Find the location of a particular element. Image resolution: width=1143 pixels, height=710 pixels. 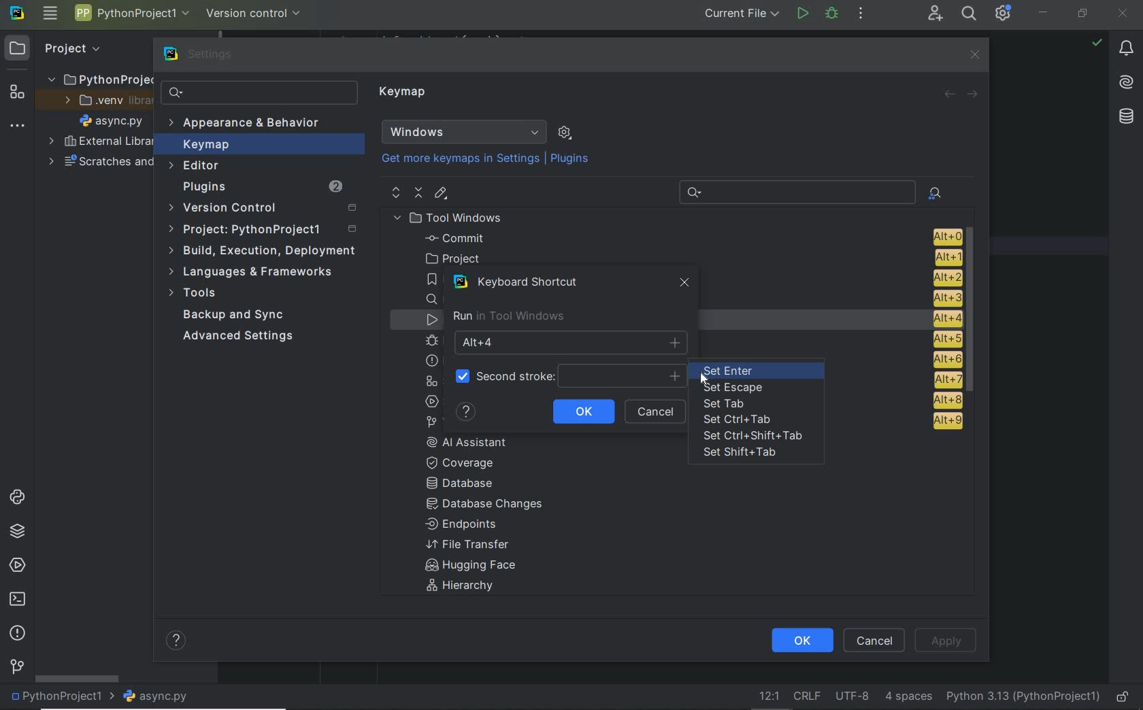

Project name is located at coordinates (132, 16).